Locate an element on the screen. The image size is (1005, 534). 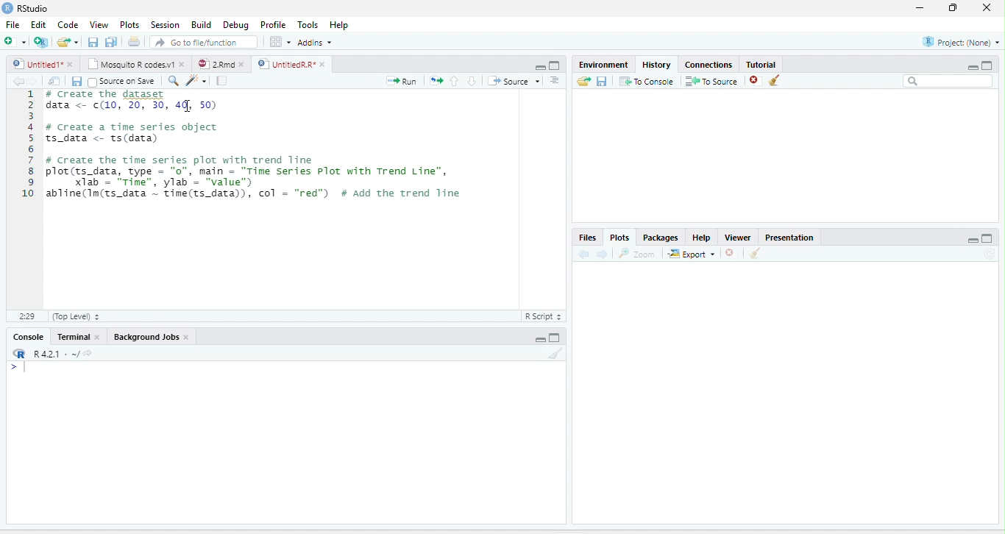
Source is located at coordinates (514, 81).